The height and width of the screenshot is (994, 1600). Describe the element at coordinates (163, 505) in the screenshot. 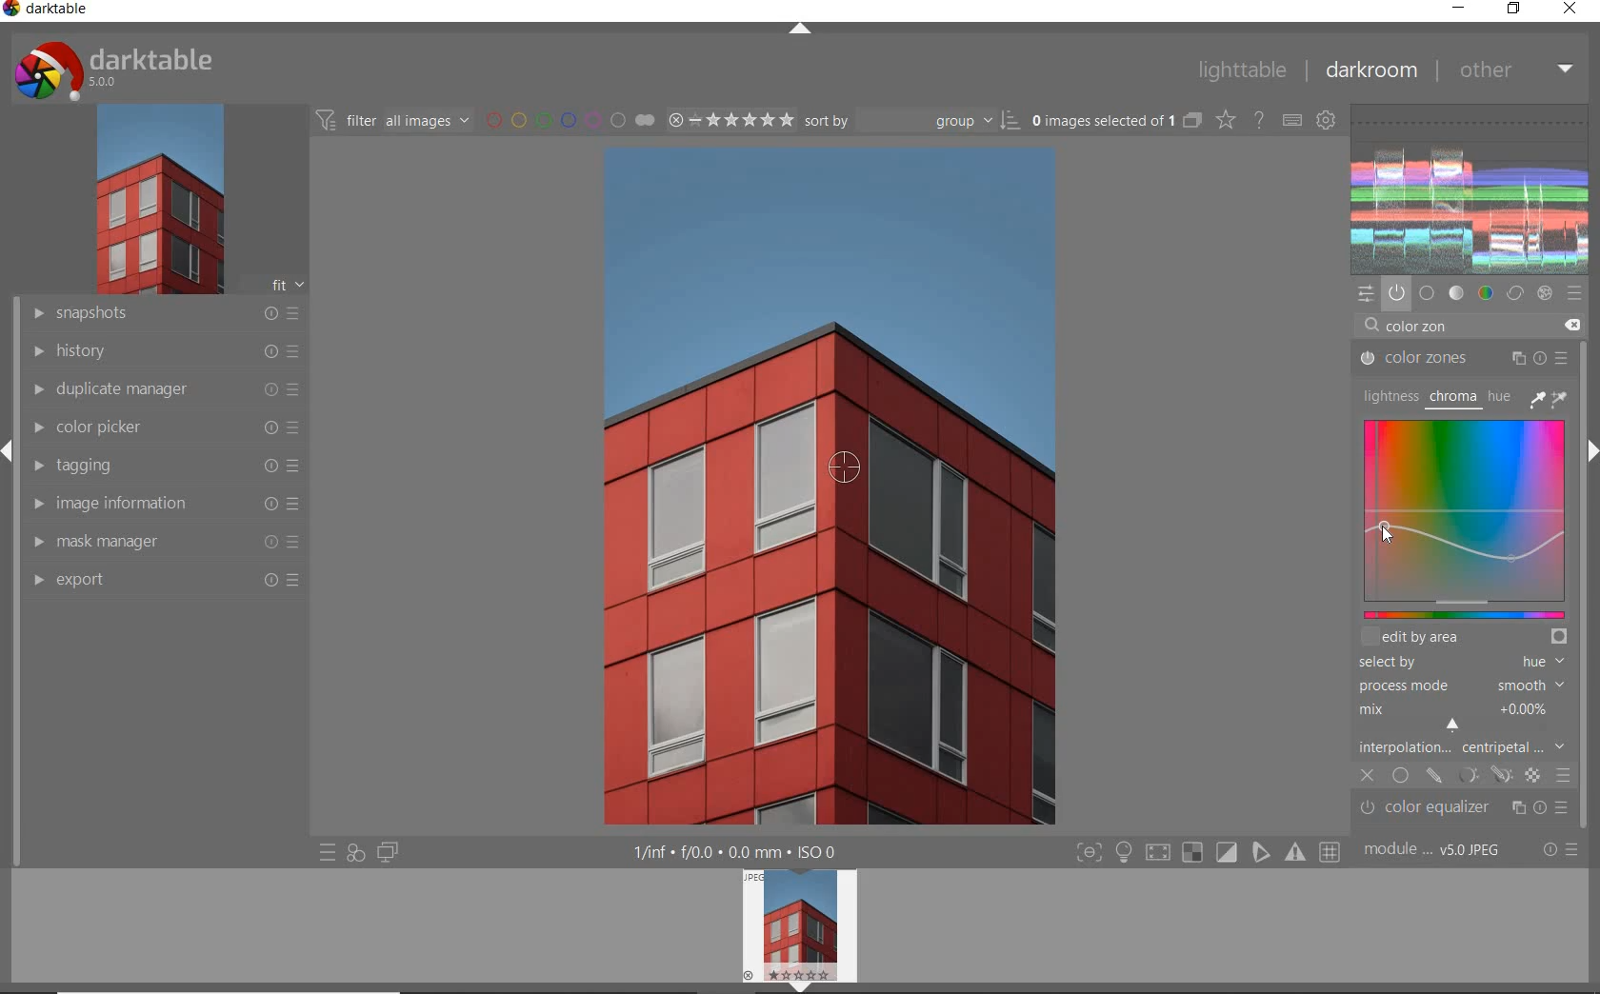

I see `image information` at that location.